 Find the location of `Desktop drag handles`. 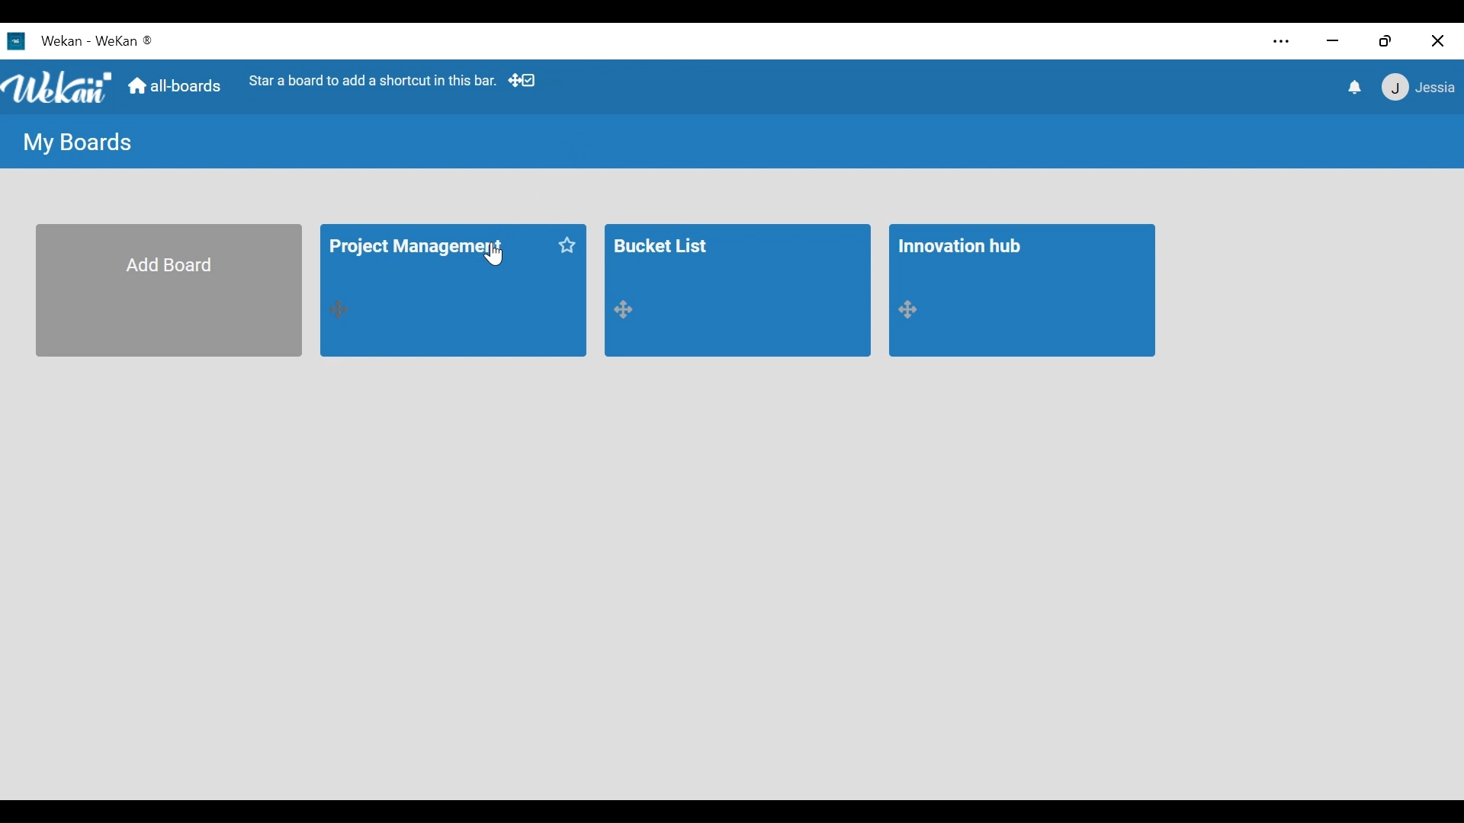

Desktop drag handles is located at coordinates (629, 310).